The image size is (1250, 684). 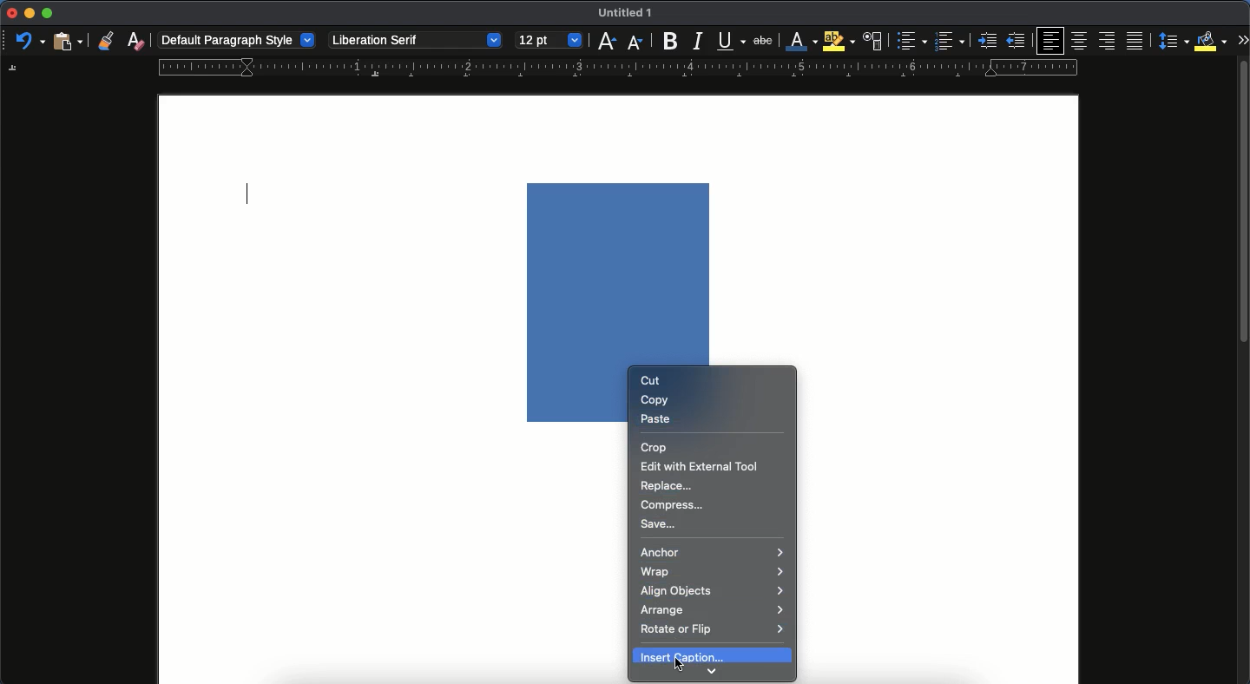 I want to click on typing, so click(x=251, y=195).